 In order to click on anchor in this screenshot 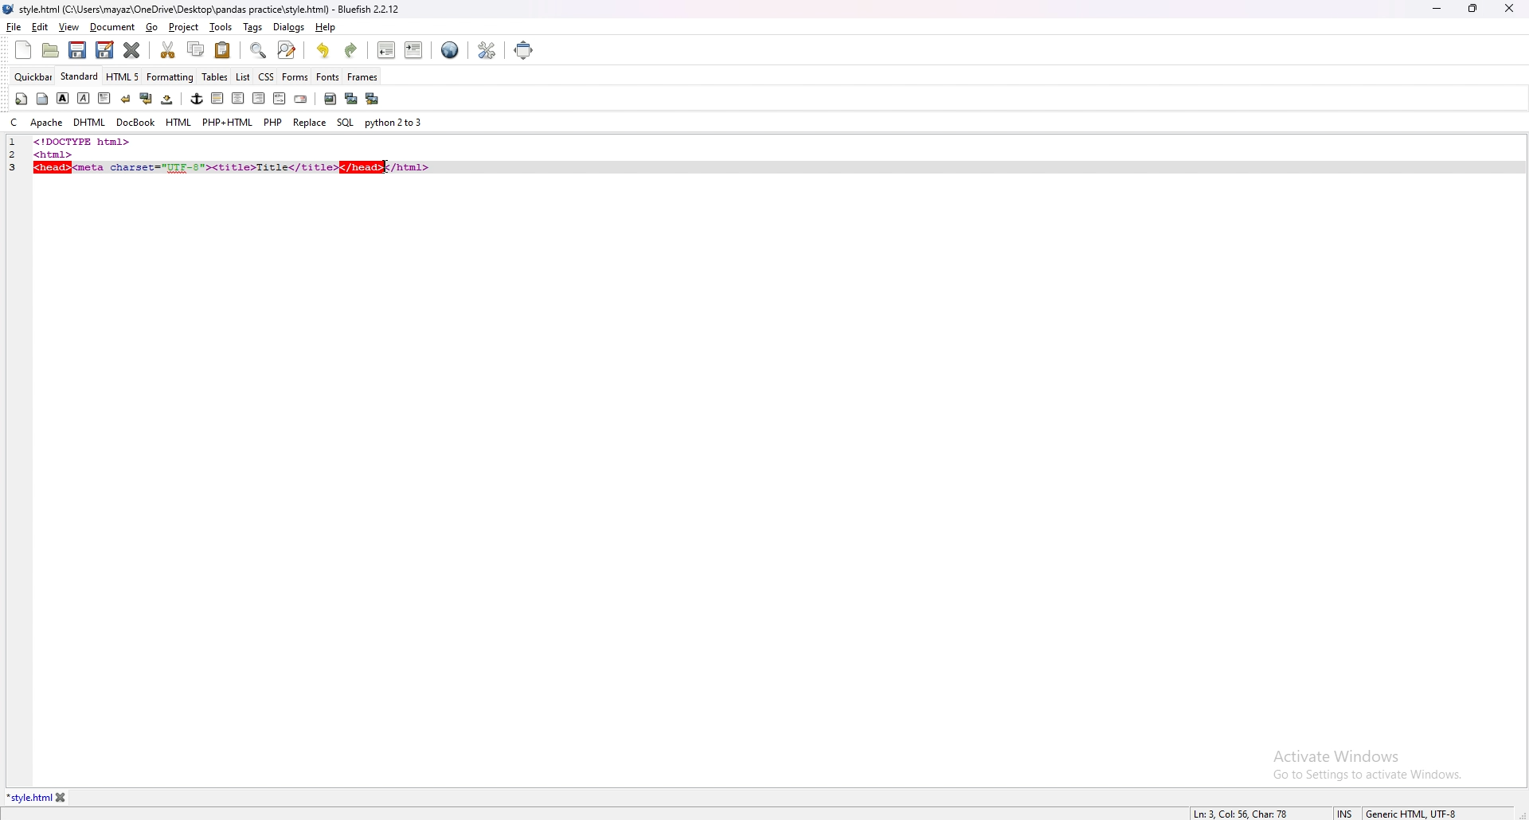, I will do `click(197, 99)`.